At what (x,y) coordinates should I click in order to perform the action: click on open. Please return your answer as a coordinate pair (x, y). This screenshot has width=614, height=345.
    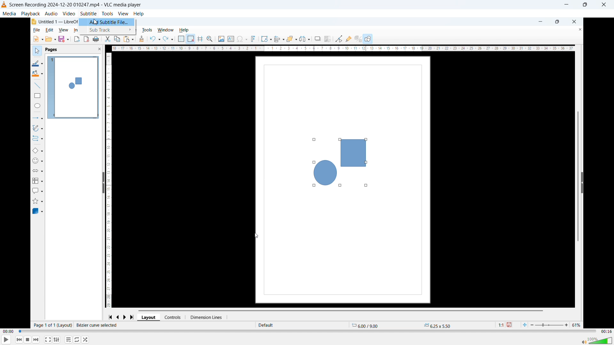
    Looking at the image, I should click on (51, 39).